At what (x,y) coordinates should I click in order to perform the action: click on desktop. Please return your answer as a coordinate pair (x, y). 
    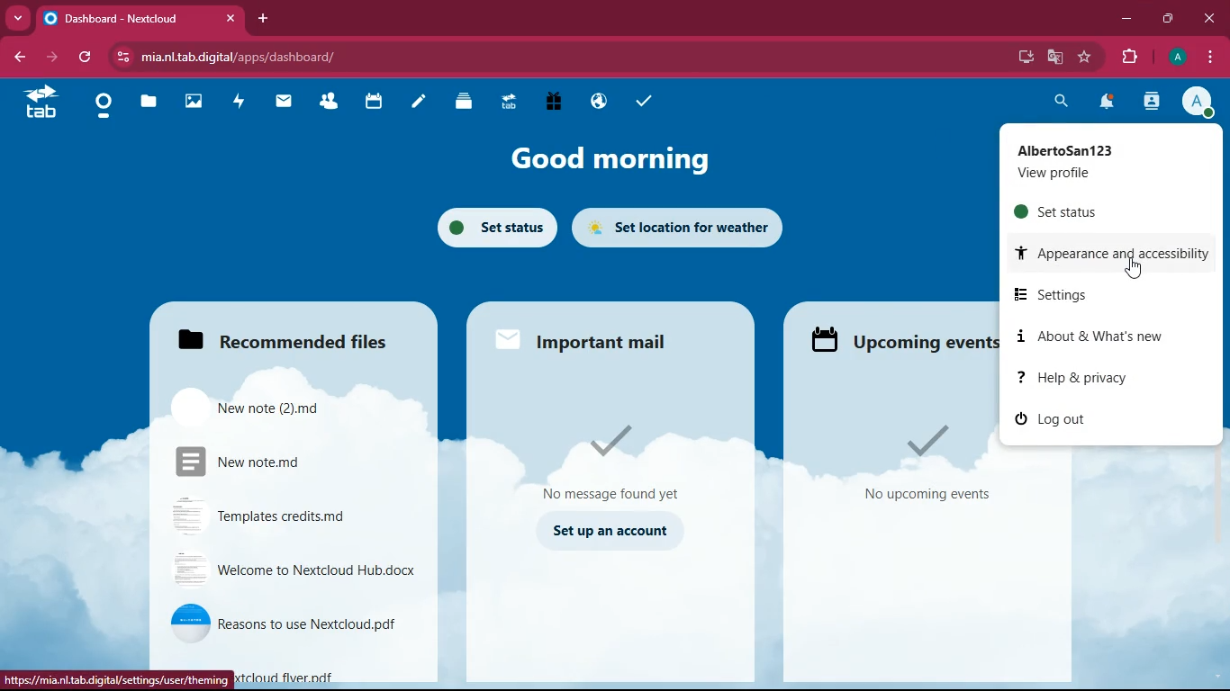
    Looking at the image, I should click on (1027, 56).